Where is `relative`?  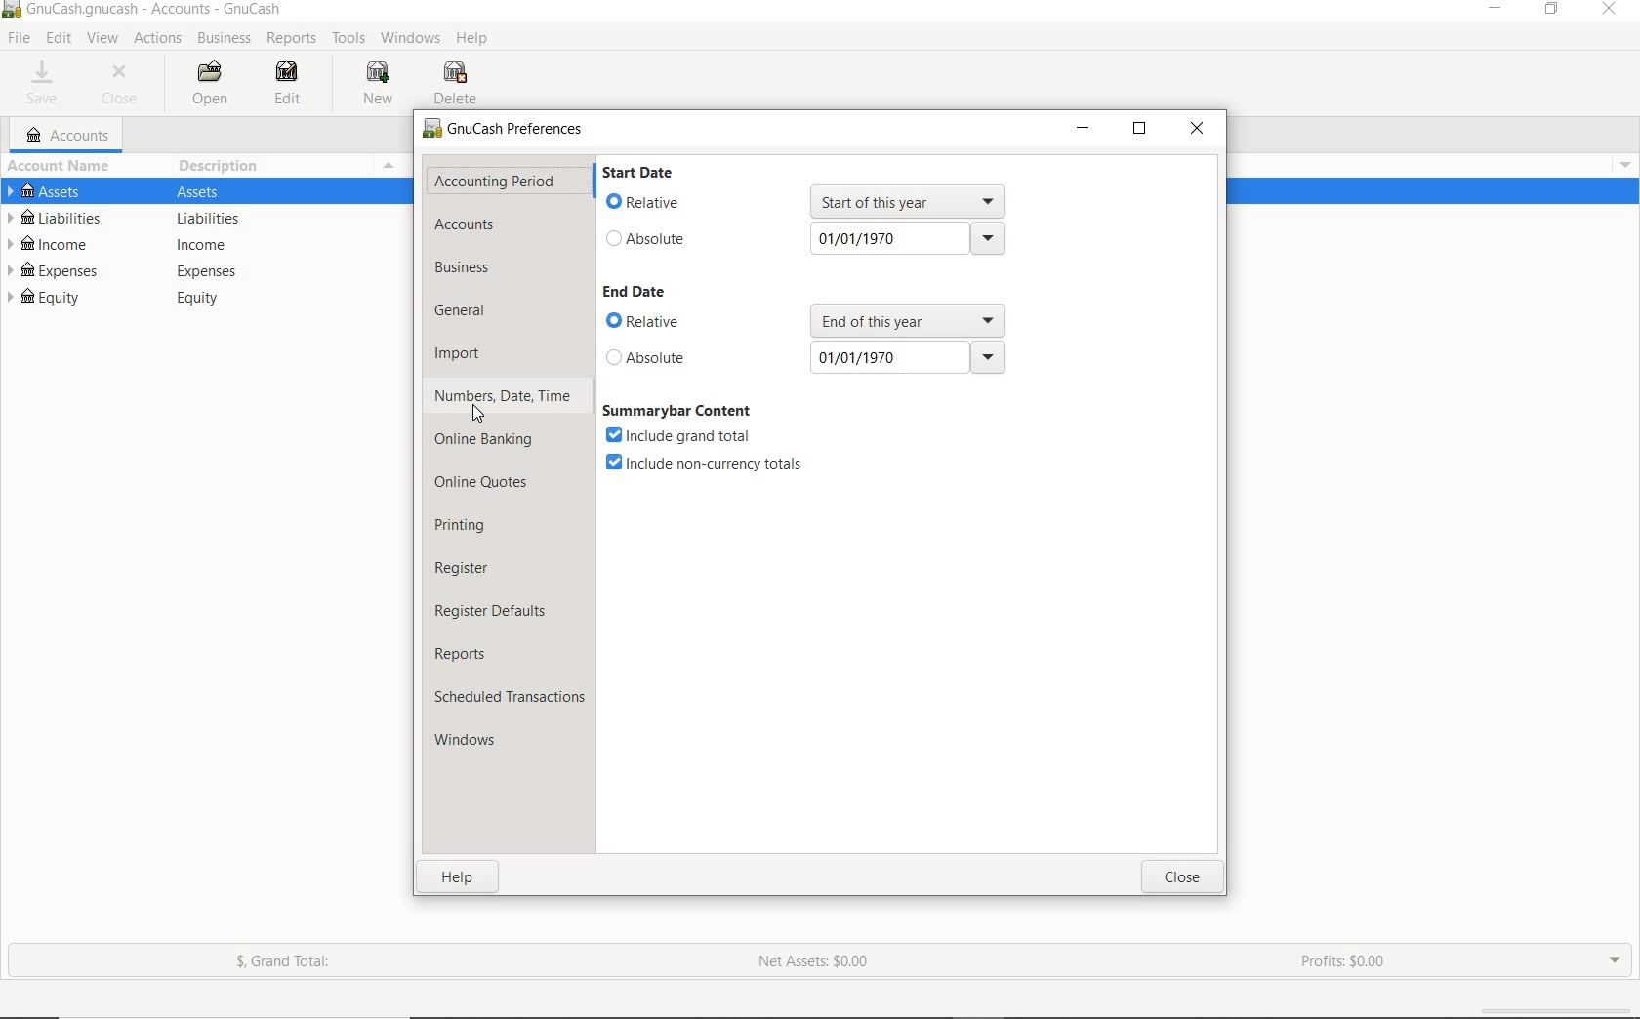
relative is located at coordinates (648, 205).